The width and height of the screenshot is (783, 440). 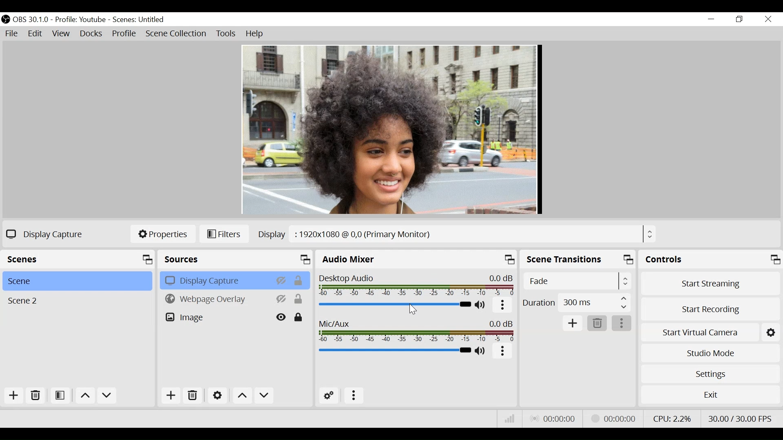 What do you see at coordinates (577, 281) in the screenshot?
I see `Select Scene Transitions` at bounding box center [577, 281].